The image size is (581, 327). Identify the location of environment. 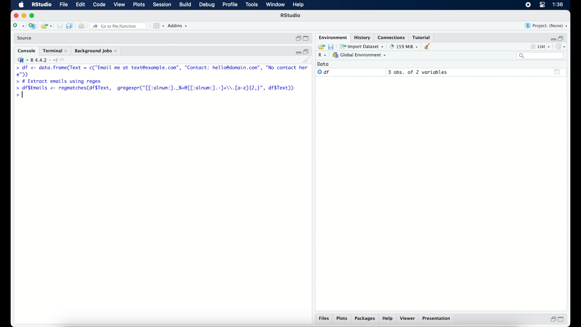
(332, 37).